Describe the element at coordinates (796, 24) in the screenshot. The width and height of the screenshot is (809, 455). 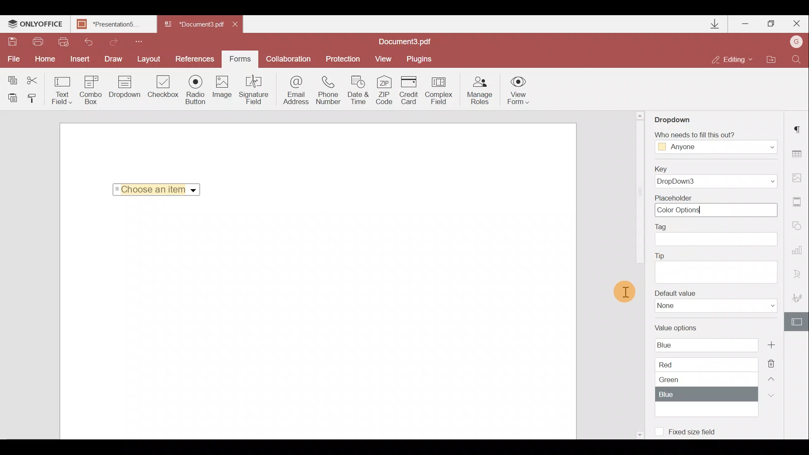
I see `Close` at that location.